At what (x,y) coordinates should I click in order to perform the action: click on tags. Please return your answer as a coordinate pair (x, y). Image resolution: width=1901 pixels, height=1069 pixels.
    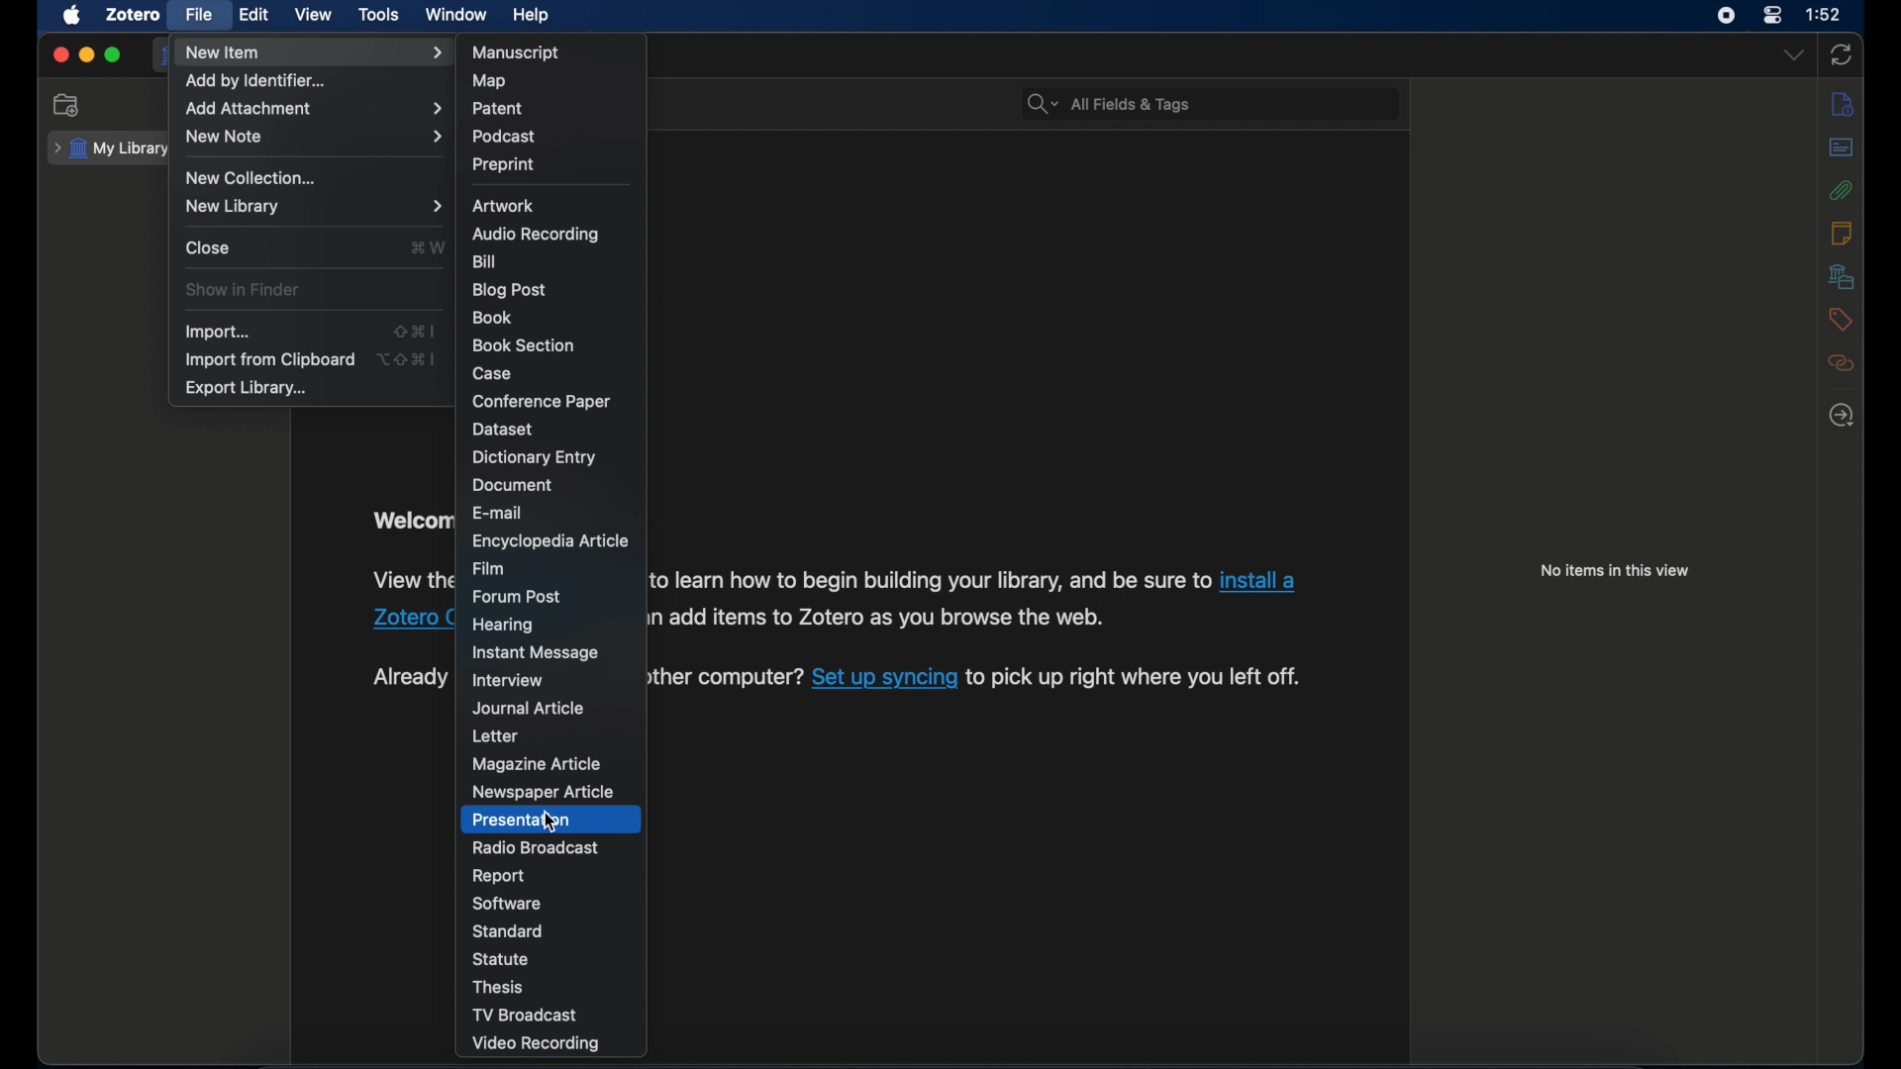
    Looking at the image, I should click on (1842, 320).